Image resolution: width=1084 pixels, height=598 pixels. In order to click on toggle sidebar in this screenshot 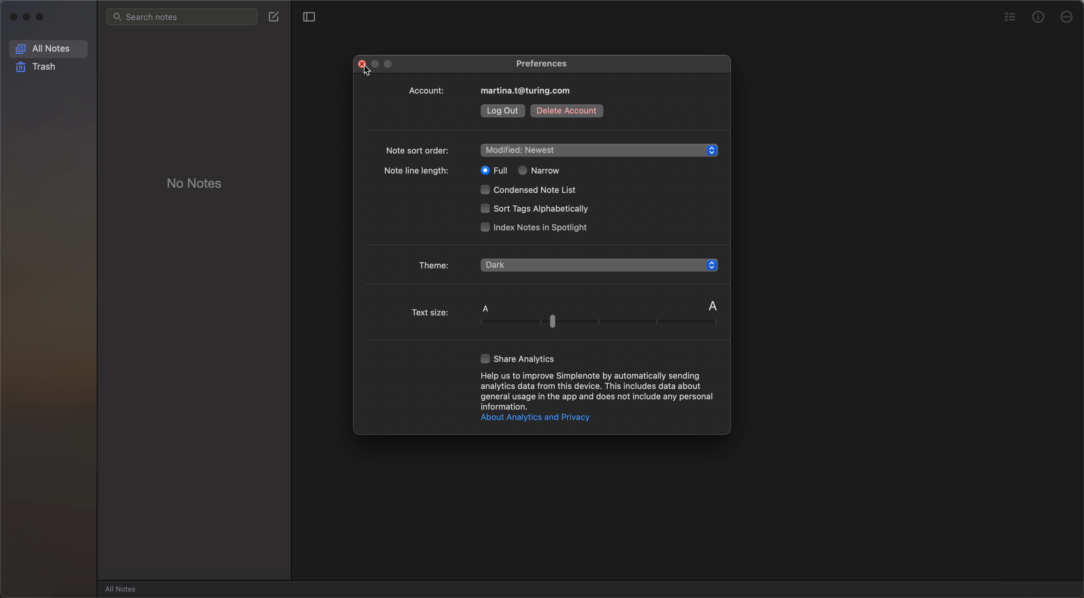, I will do `click(308, 17)`.